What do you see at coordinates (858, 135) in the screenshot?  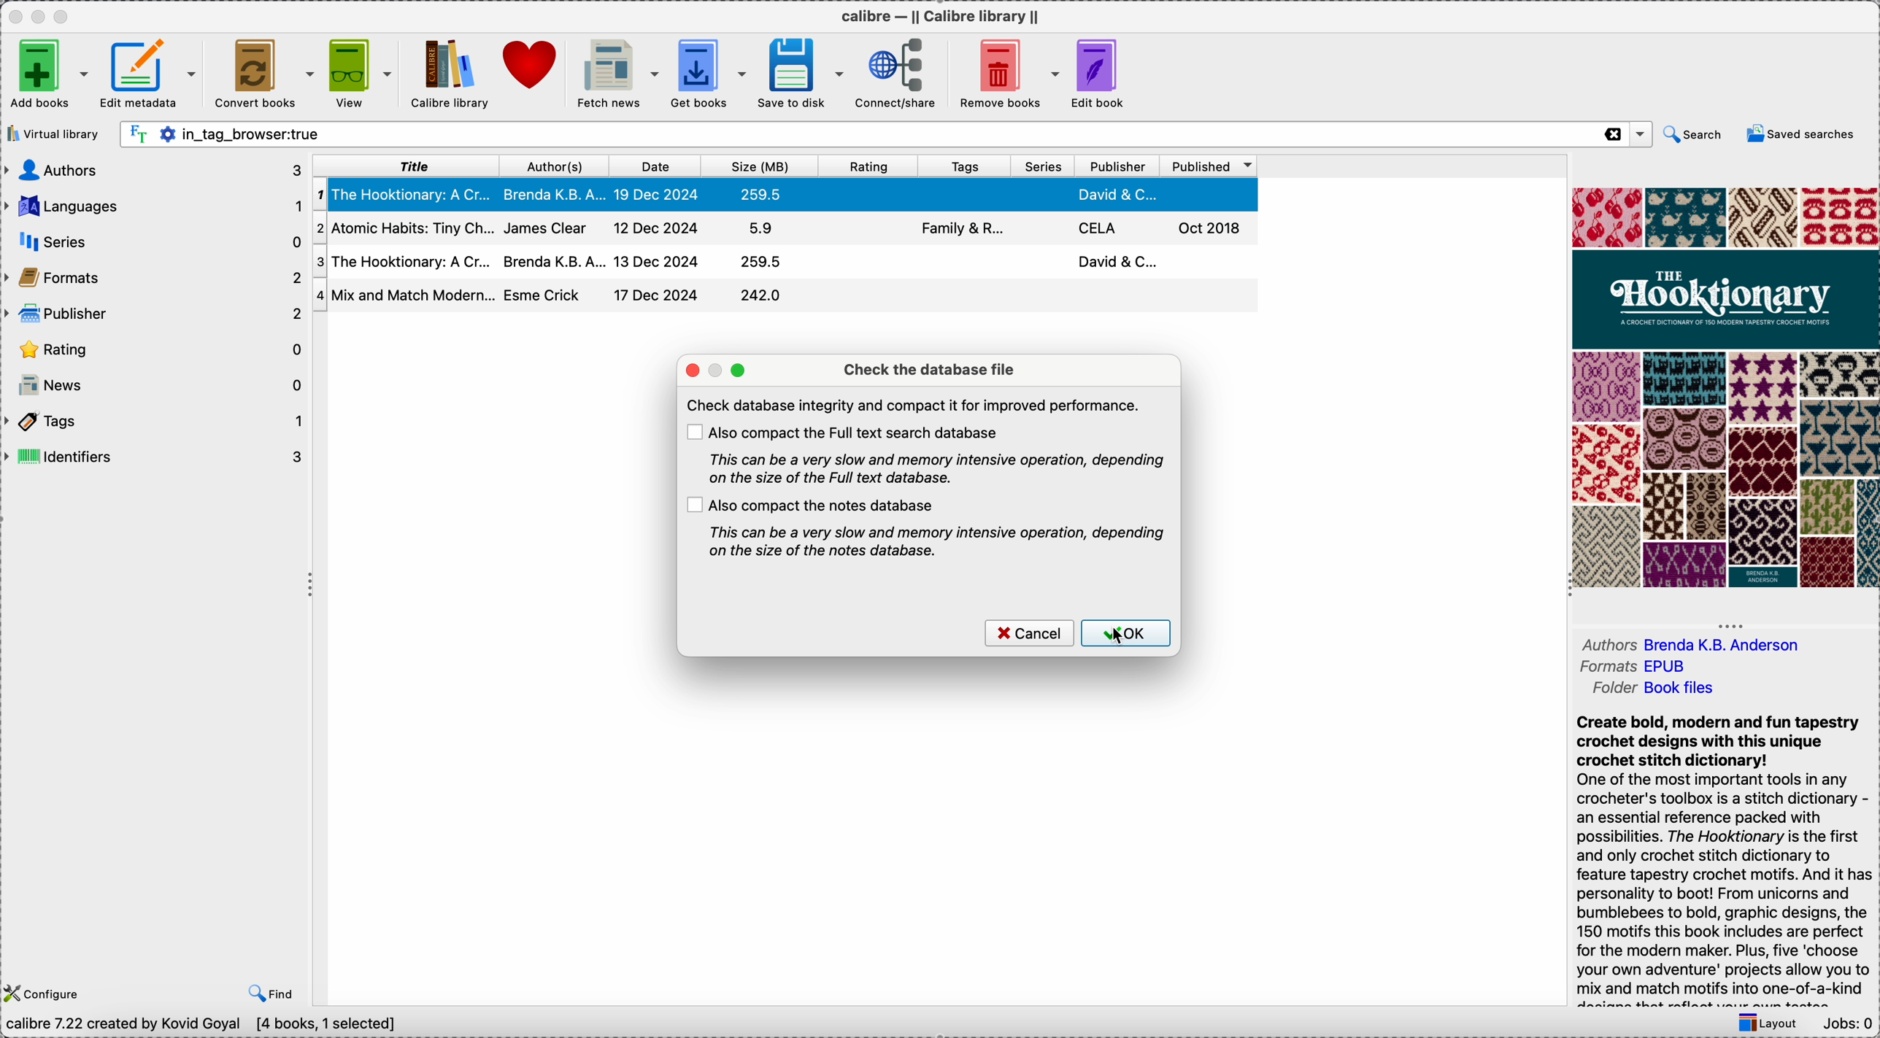 I see `search bar` at bounding box center [858, 135].